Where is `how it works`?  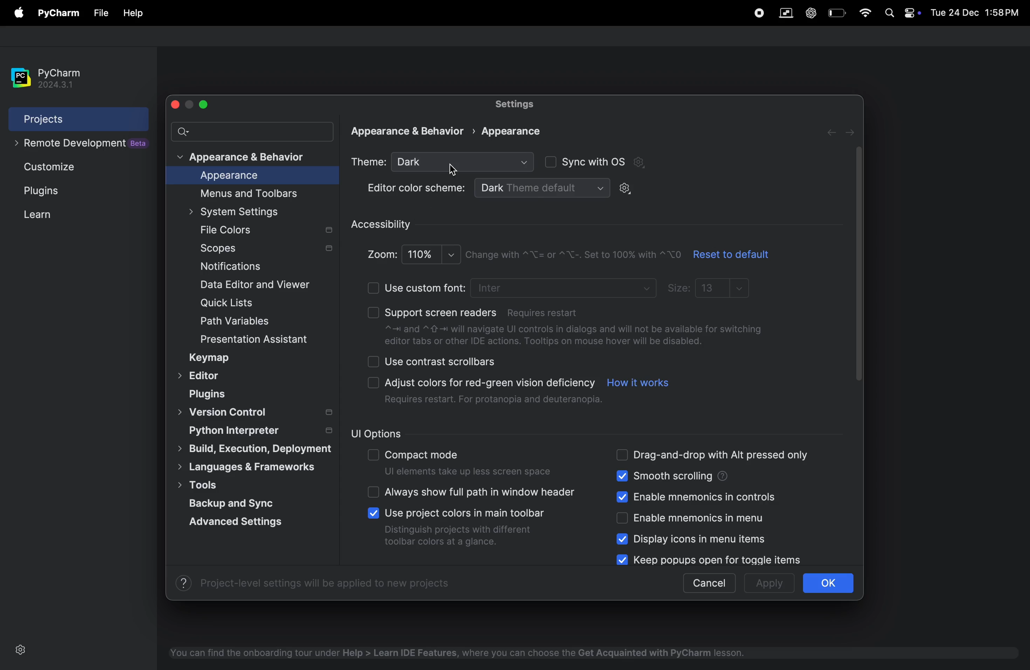 how it works is located at coordinates (643, 385).